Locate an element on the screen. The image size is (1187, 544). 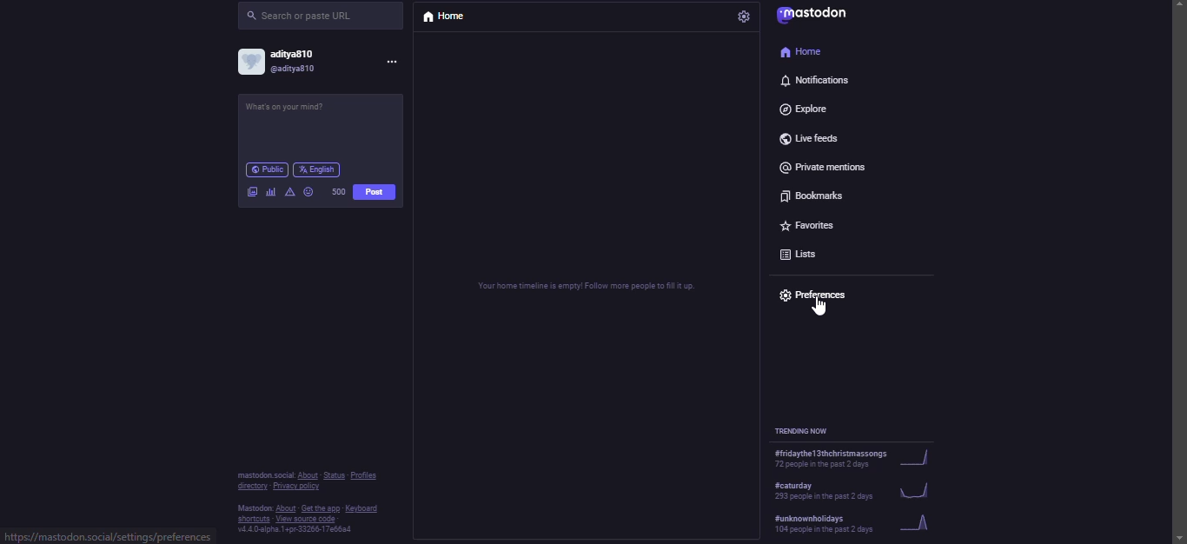
live feeds is located at coordinates (809, 136).